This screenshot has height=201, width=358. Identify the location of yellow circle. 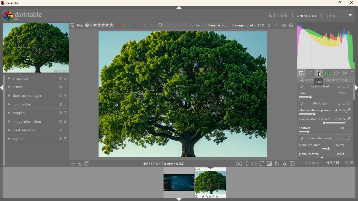
(123, 25).